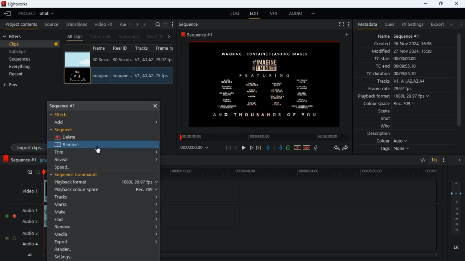  I want to click on playback colour space, so click(106, 190).